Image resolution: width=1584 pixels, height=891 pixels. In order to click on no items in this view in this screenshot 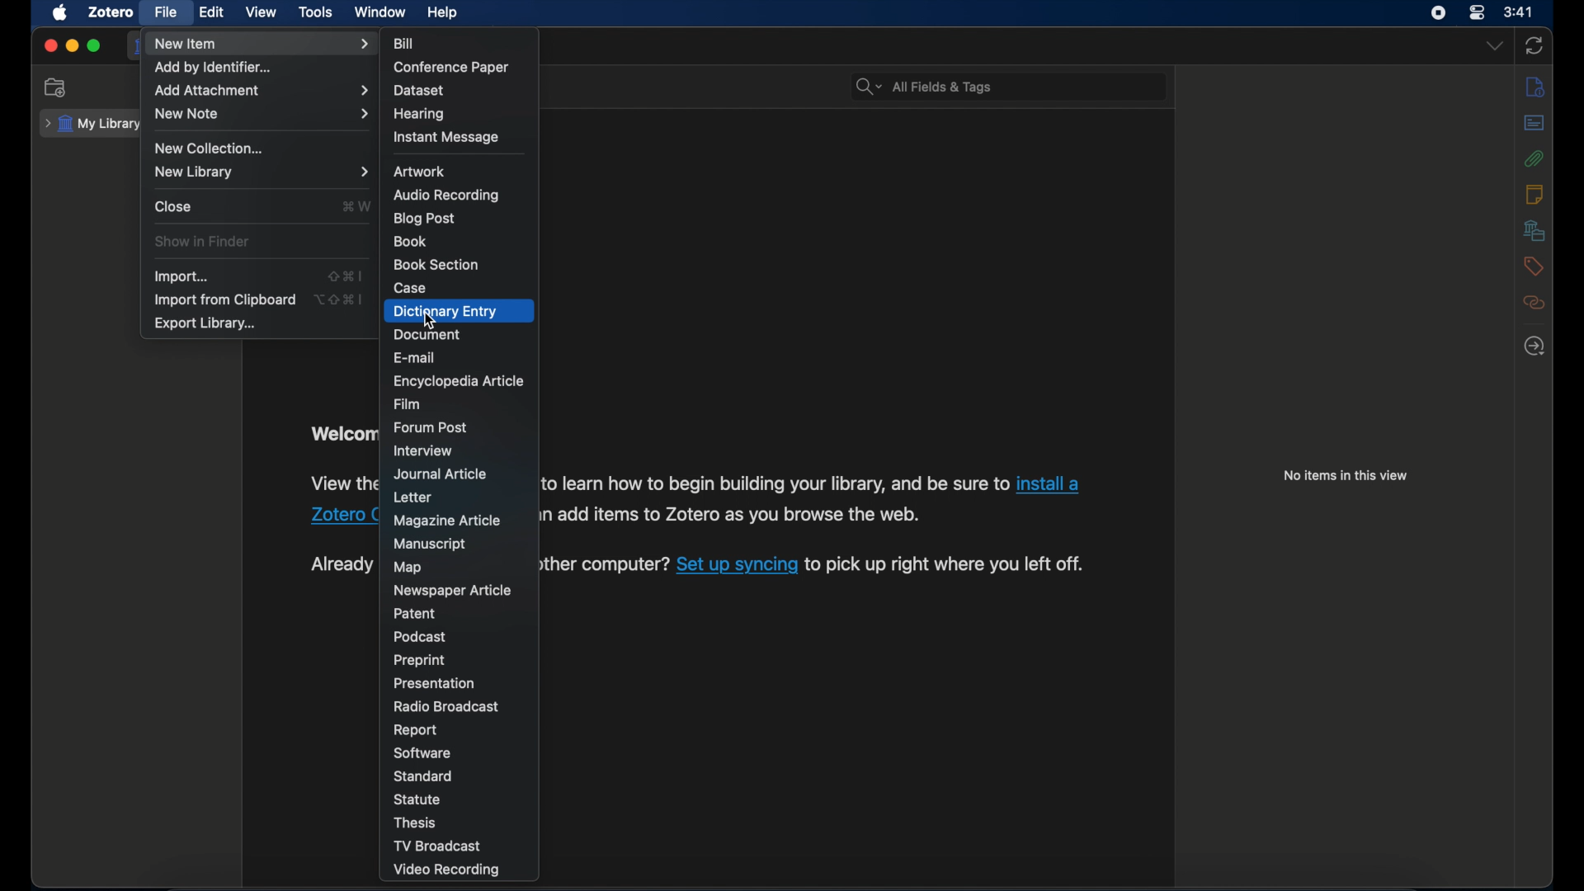, I will do `click(1350, 475)`.